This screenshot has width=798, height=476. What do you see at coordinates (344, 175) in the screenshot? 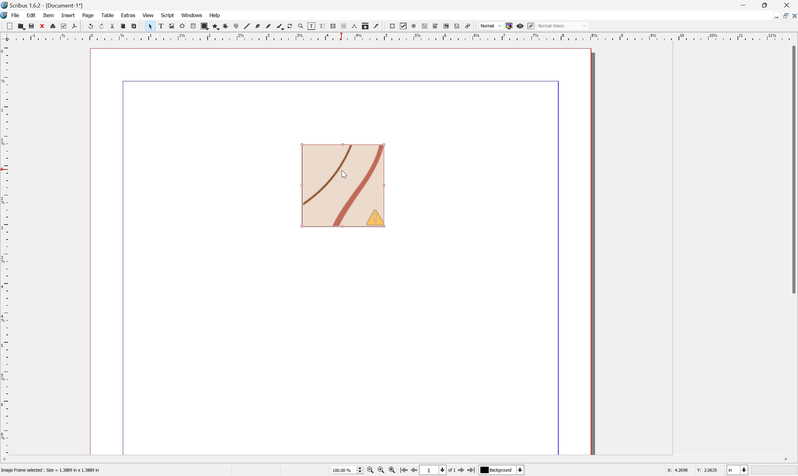
I see `Cursor` at bounding box center [344, 175].